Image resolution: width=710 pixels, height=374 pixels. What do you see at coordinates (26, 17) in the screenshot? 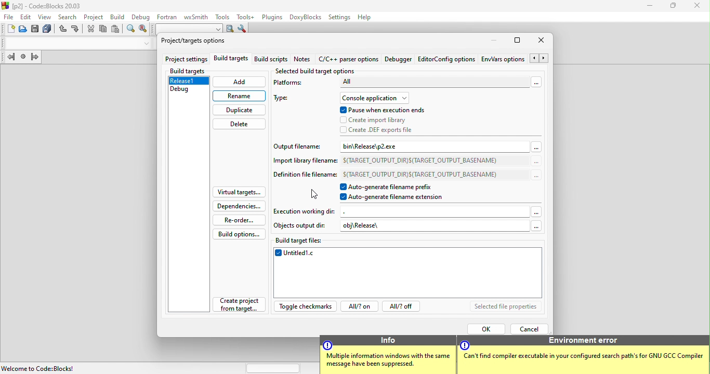
I see `edit` at bounding box center [26, 17].